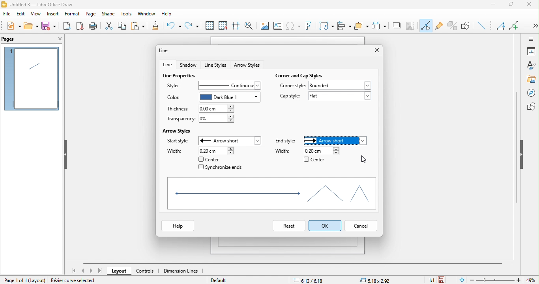 Image resolution: width=539 pixels, height=284 pixels. What do you see at coordinates (461, 280) in the screenshot?
I see `fit to the current page` at bounding box center [461, 280].